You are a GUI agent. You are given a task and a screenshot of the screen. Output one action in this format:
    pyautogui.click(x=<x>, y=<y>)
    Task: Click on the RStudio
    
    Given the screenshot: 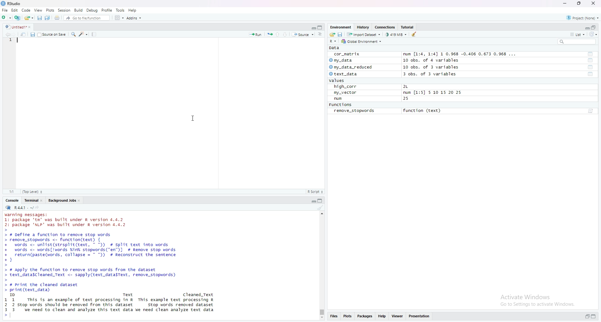 What is the action you would take?
    pyautogui.click(x=11, y=3)
    